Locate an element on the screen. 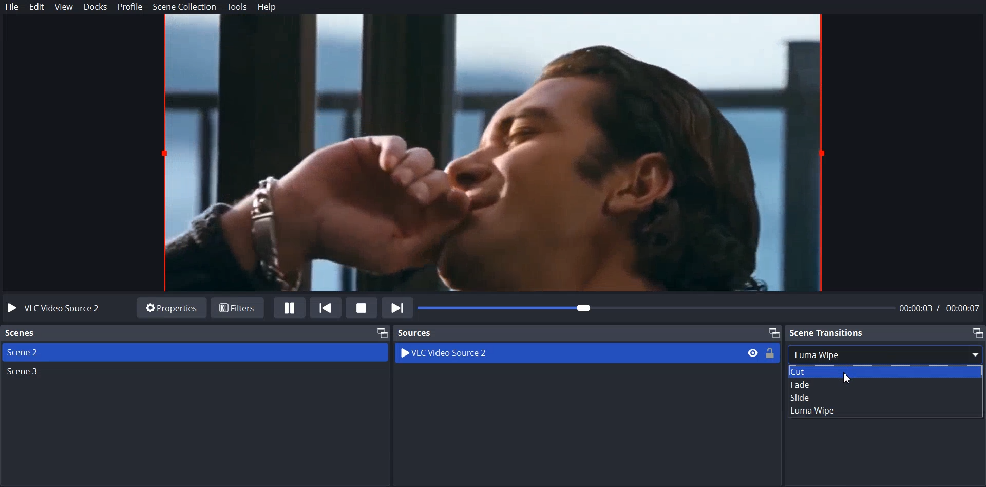  Next in Playlist is located at coordinates (397, 307).